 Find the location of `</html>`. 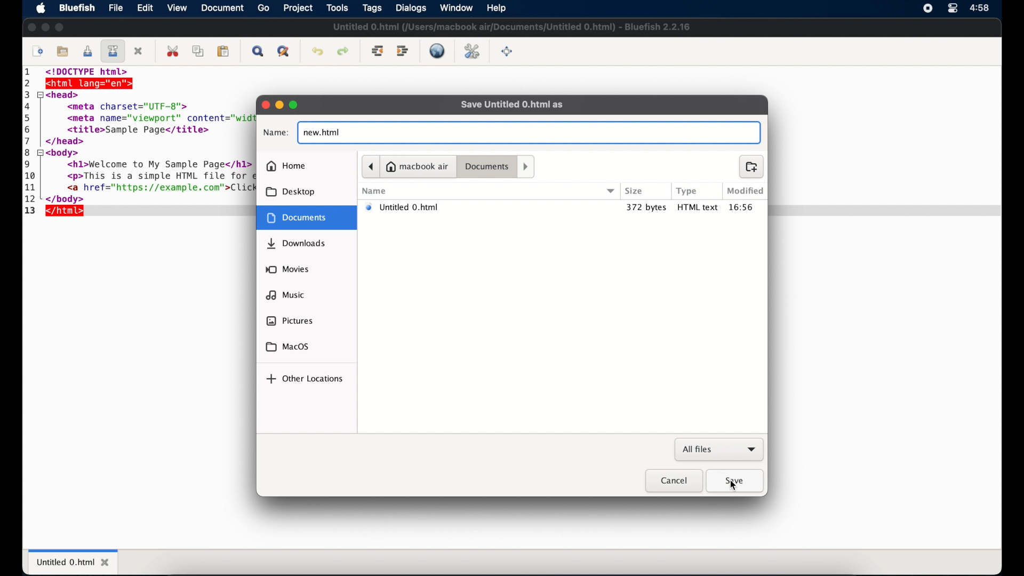

</html> is located at coordinates (66, 212).